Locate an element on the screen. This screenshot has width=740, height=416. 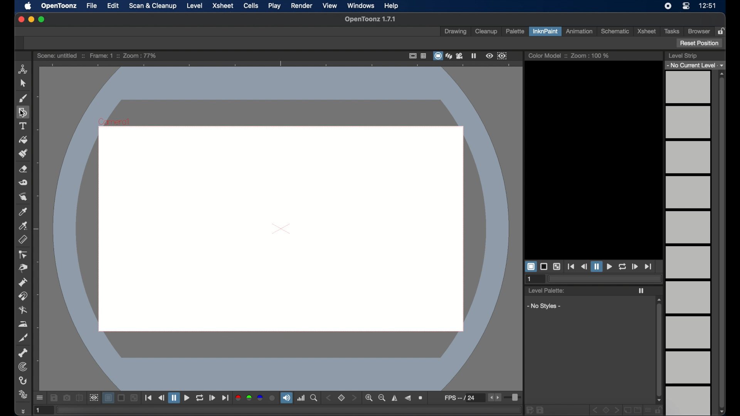
hook tool is located at coordinates (23, 381).